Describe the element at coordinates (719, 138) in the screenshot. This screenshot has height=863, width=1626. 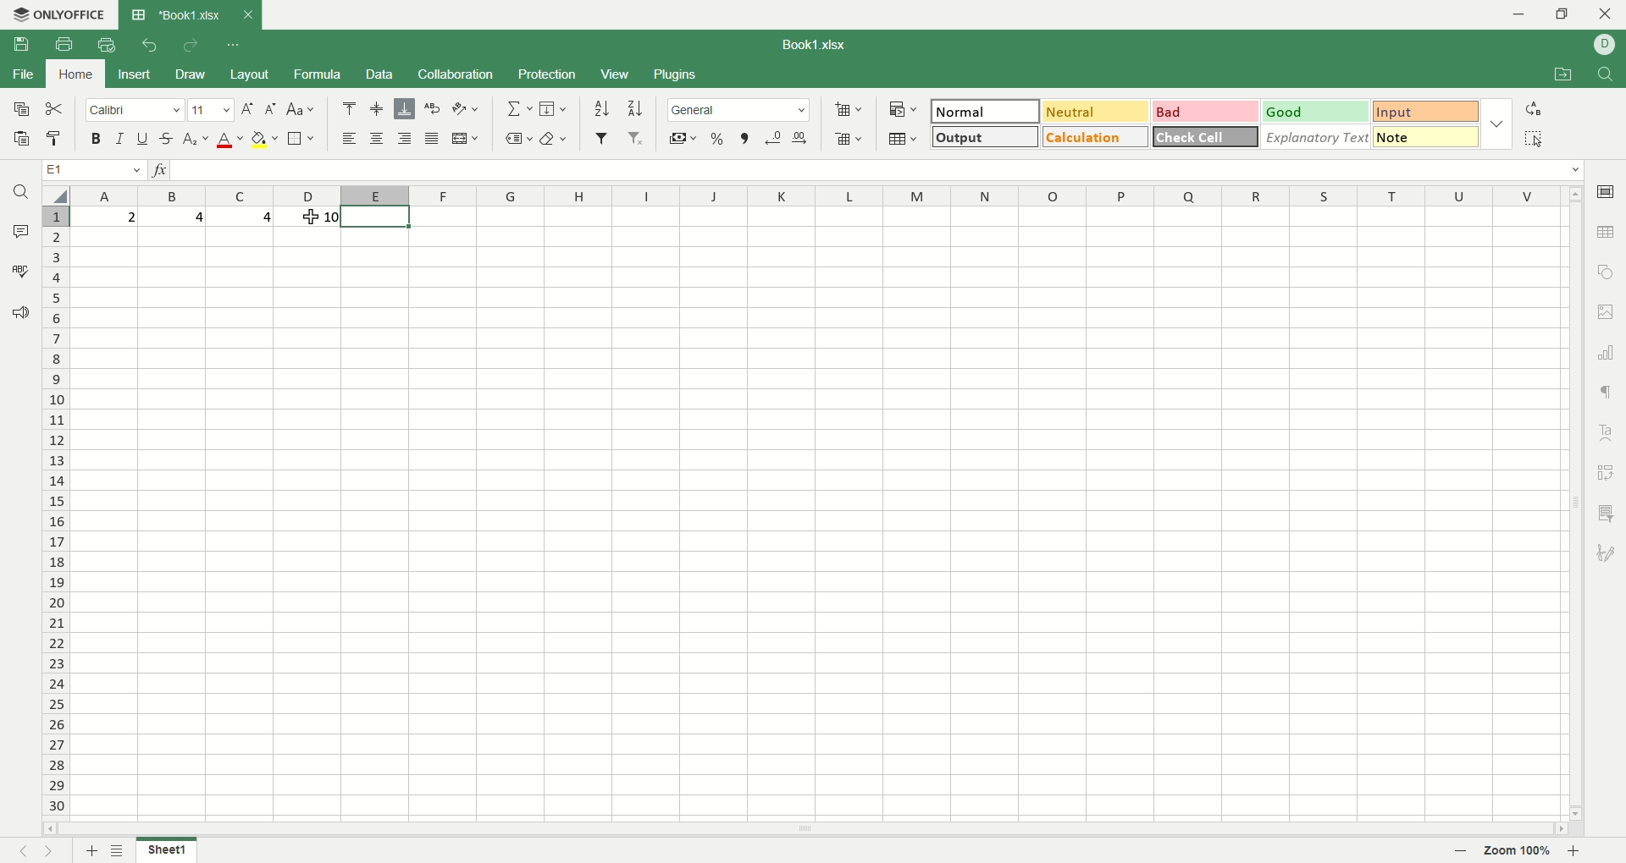
I see `percent style` at that location.